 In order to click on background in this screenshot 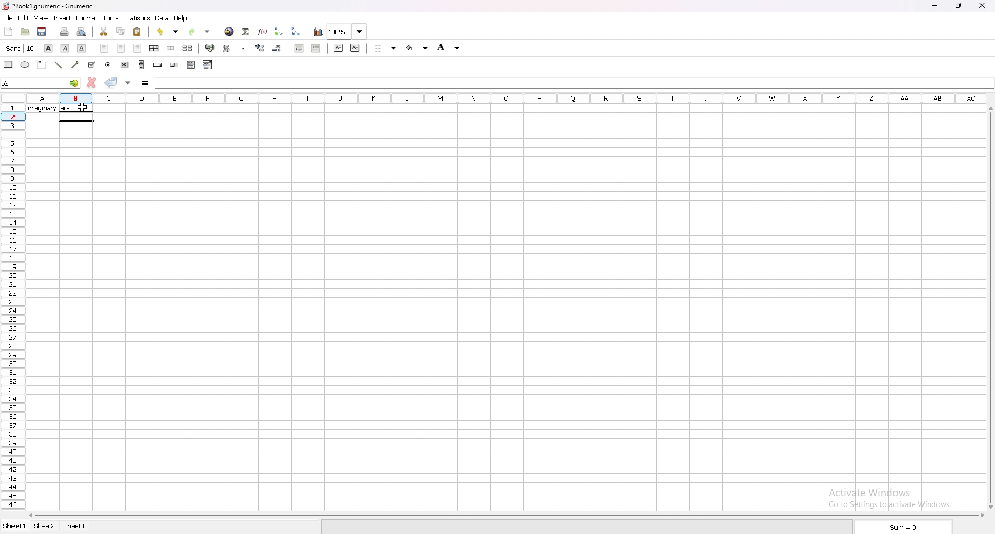, I will do `click(450, 48)`.